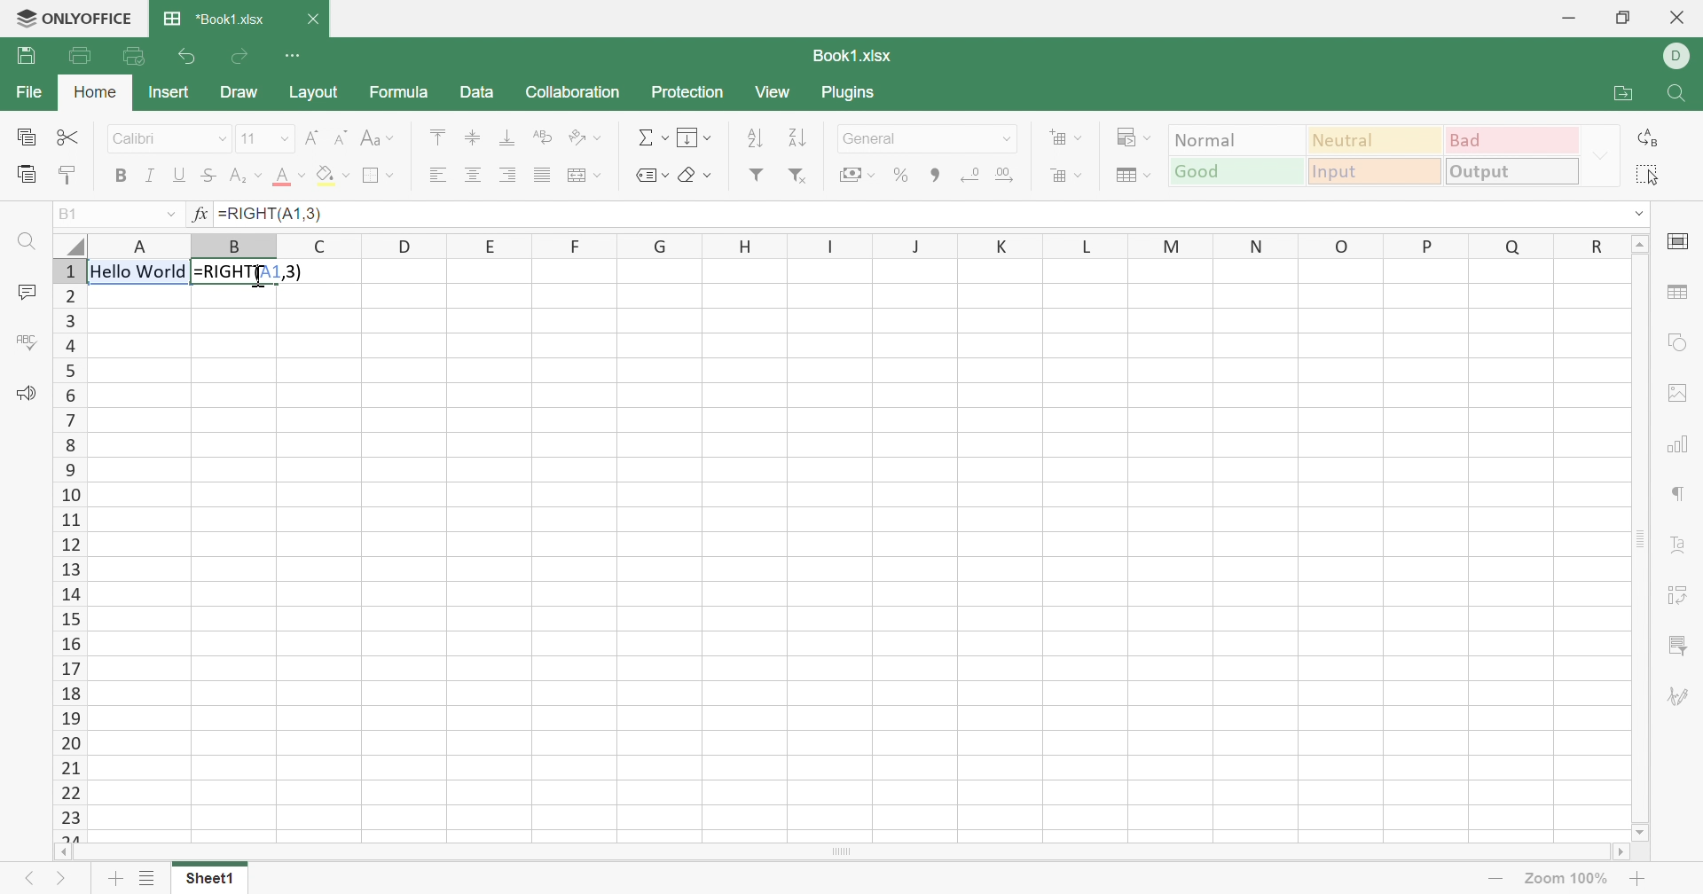 The image size is (1703, 894). I want to click on Close, so click(310, 20).